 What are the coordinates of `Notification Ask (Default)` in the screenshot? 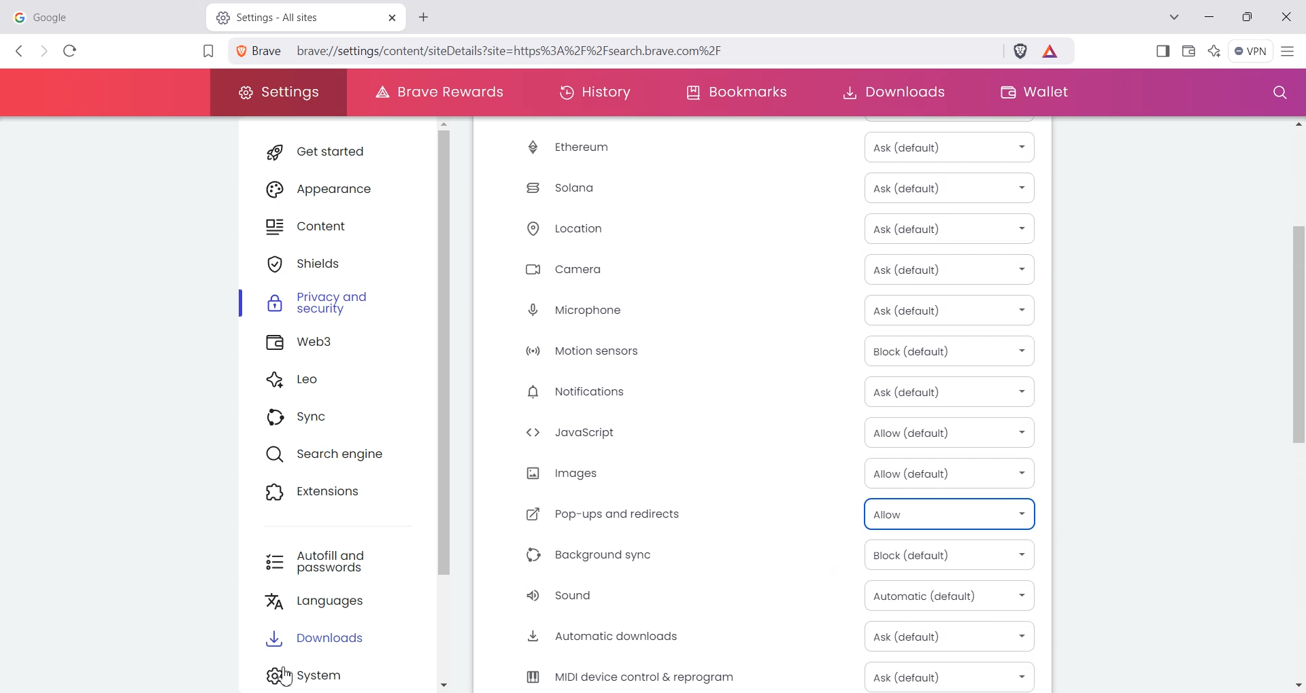 It's located at (765, 392).